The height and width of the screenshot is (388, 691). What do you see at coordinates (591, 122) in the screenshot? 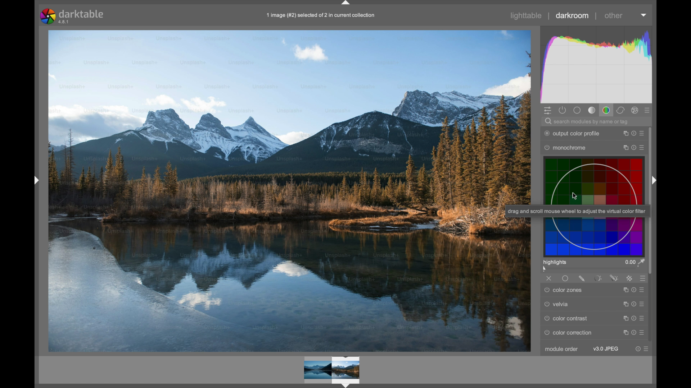
I see `search for modules by name or tag` at bounding box center [591, 122].